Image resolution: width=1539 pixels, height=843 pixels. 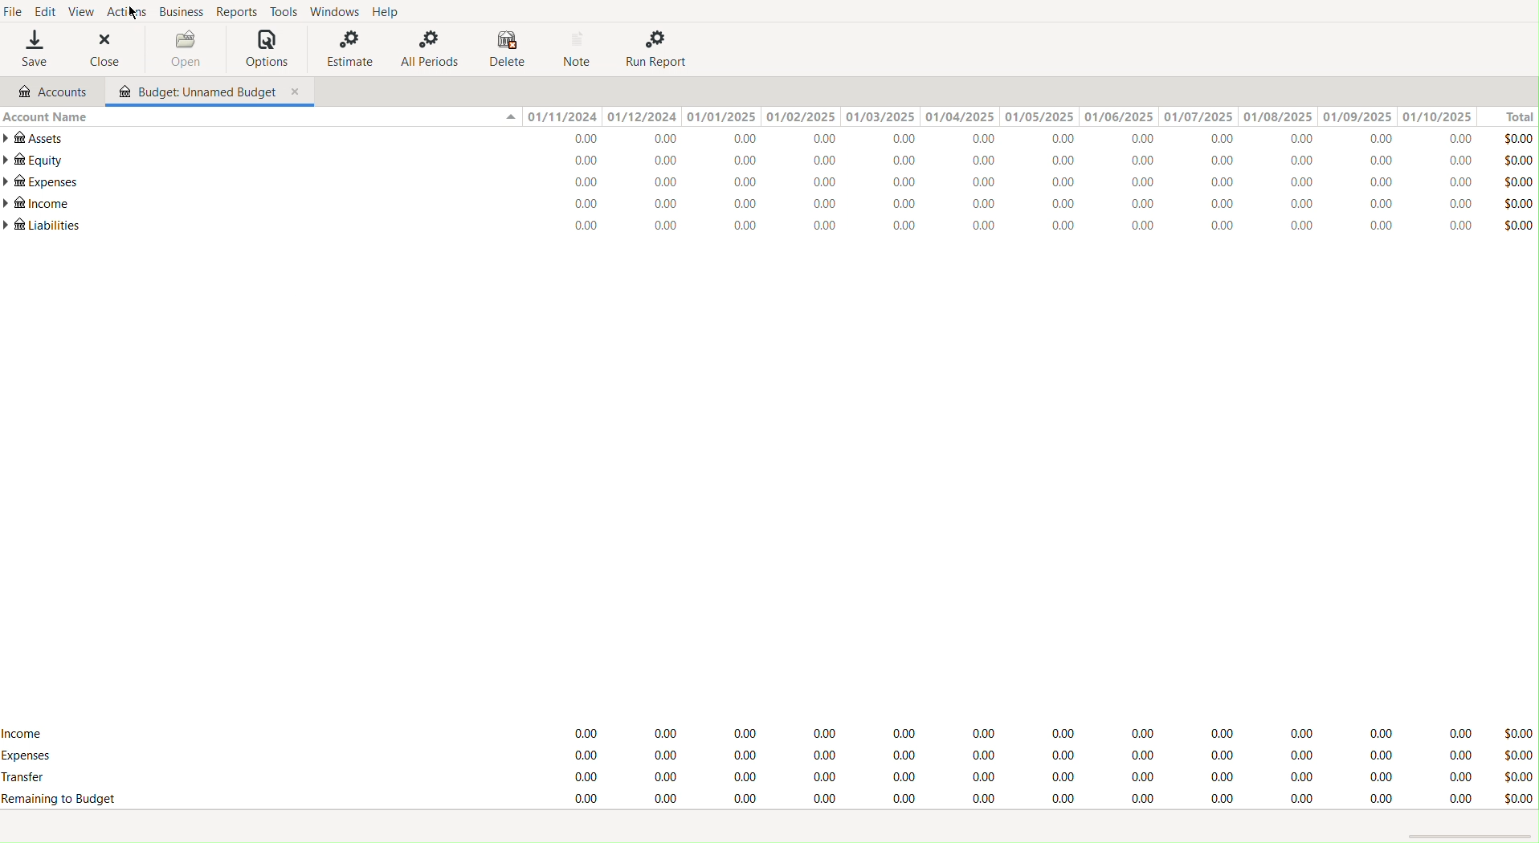 What do you see at coordinates (661, 49) in the screenshot?
I see `Run Report` at bounding box center [661, 49].